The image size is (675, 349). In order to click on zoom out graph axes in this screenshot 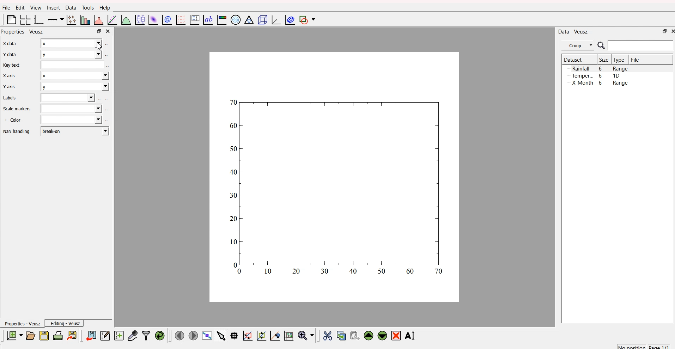, I will do `click(274, 336)`.